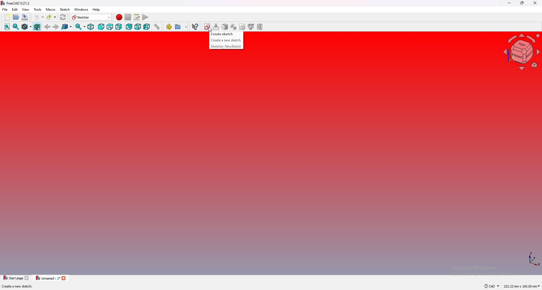 The image size is (542, 290). Describe the element at coordinates (226, 40) in the screenshot. I see `Create a new sketch` at that location.